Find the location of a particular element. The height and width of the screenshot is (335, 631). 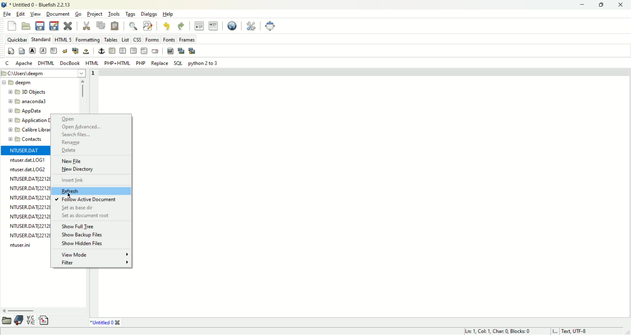

file is located at coordinates (6, 13).